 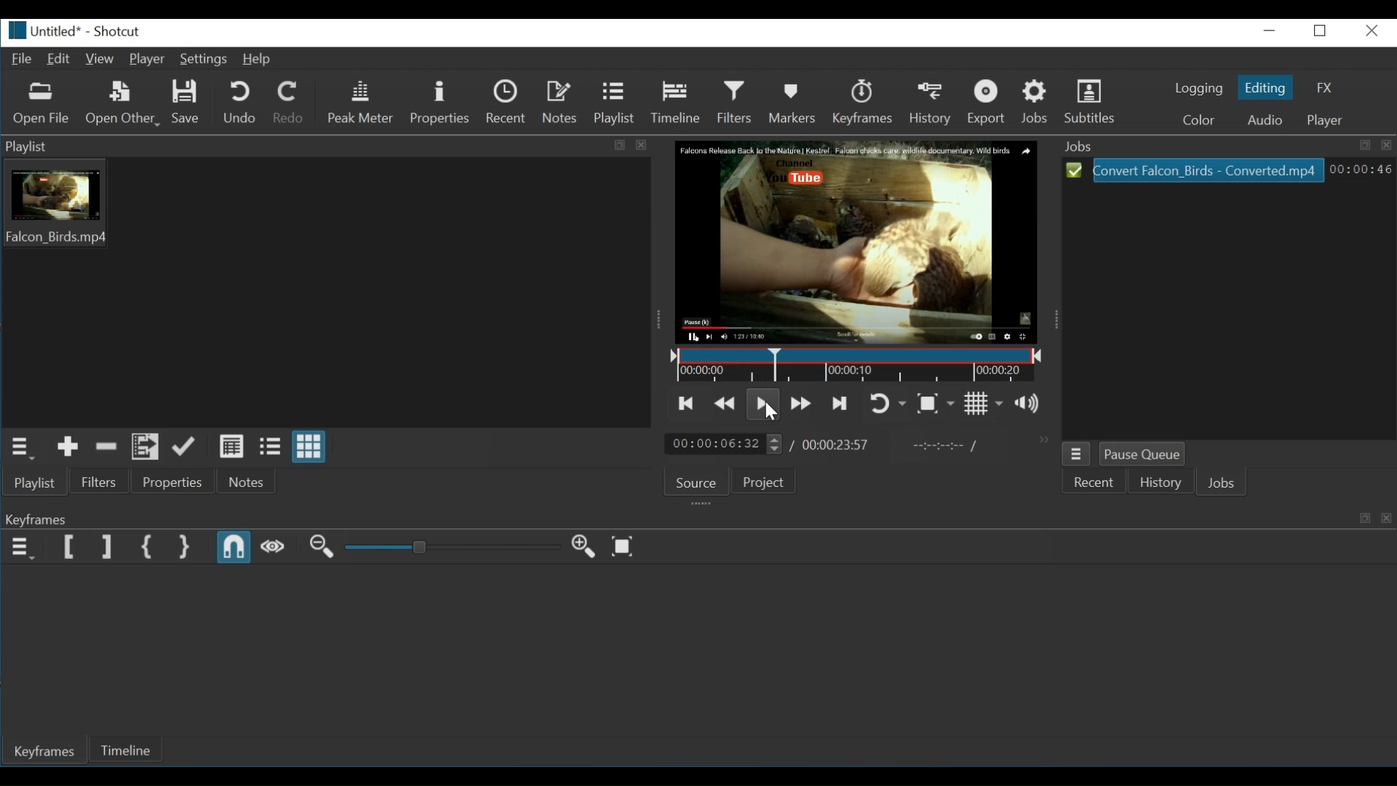 What do you see at coordinates (42, 104) in the screenshot?
I see `Open File` at bounding box center [42, 104].